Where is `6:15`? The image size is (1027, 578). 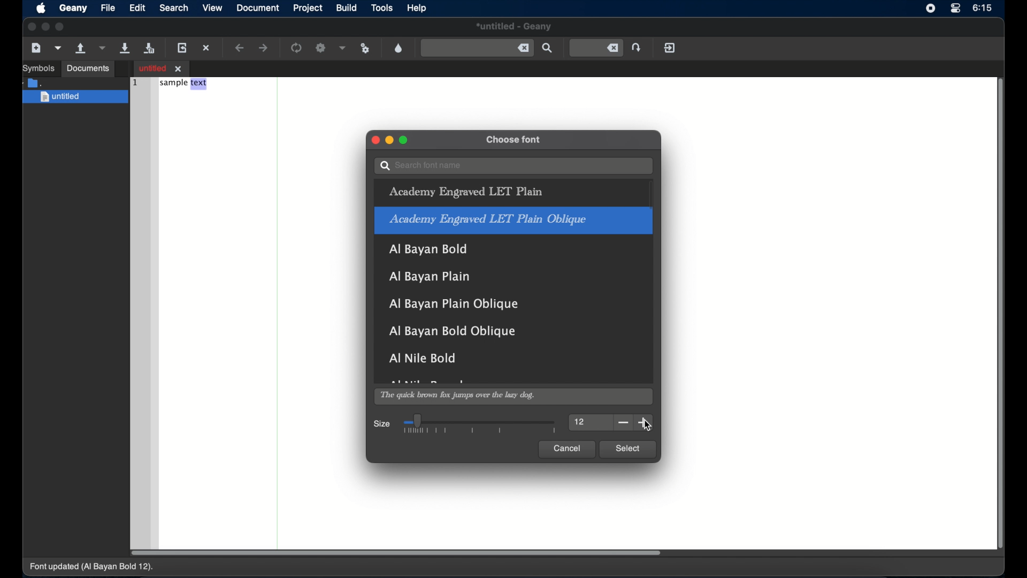
6:15 is located at coordinates (983, 7).